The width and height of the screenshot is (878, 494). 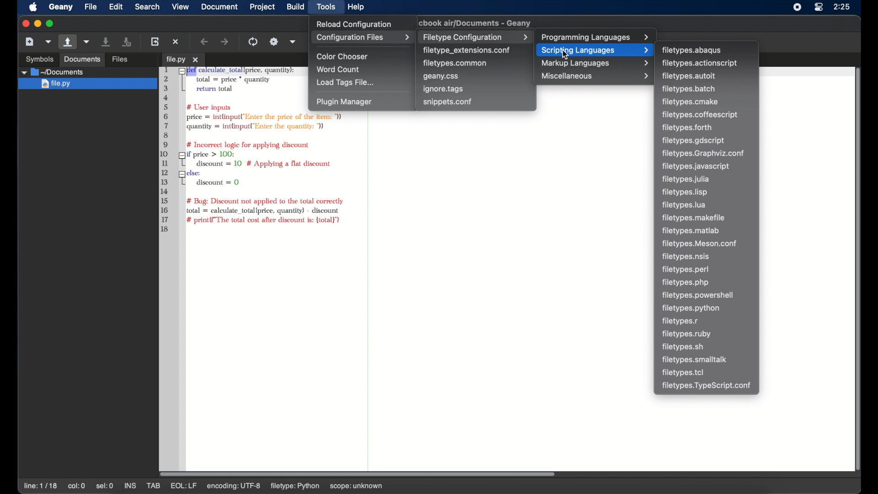 What do you see at coordinates (49, 42) in the screenshot?
I see `create file from template` at bounding box center [49, 42].